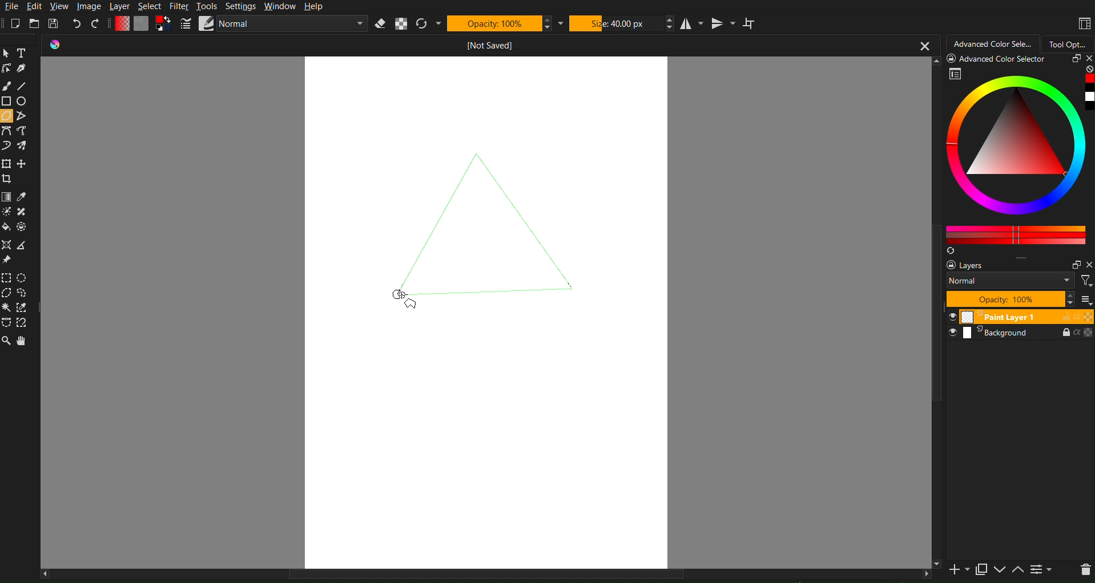  Describe the element at coordinates (422, 24) in the screenshot. I see `Refresh` at that location.